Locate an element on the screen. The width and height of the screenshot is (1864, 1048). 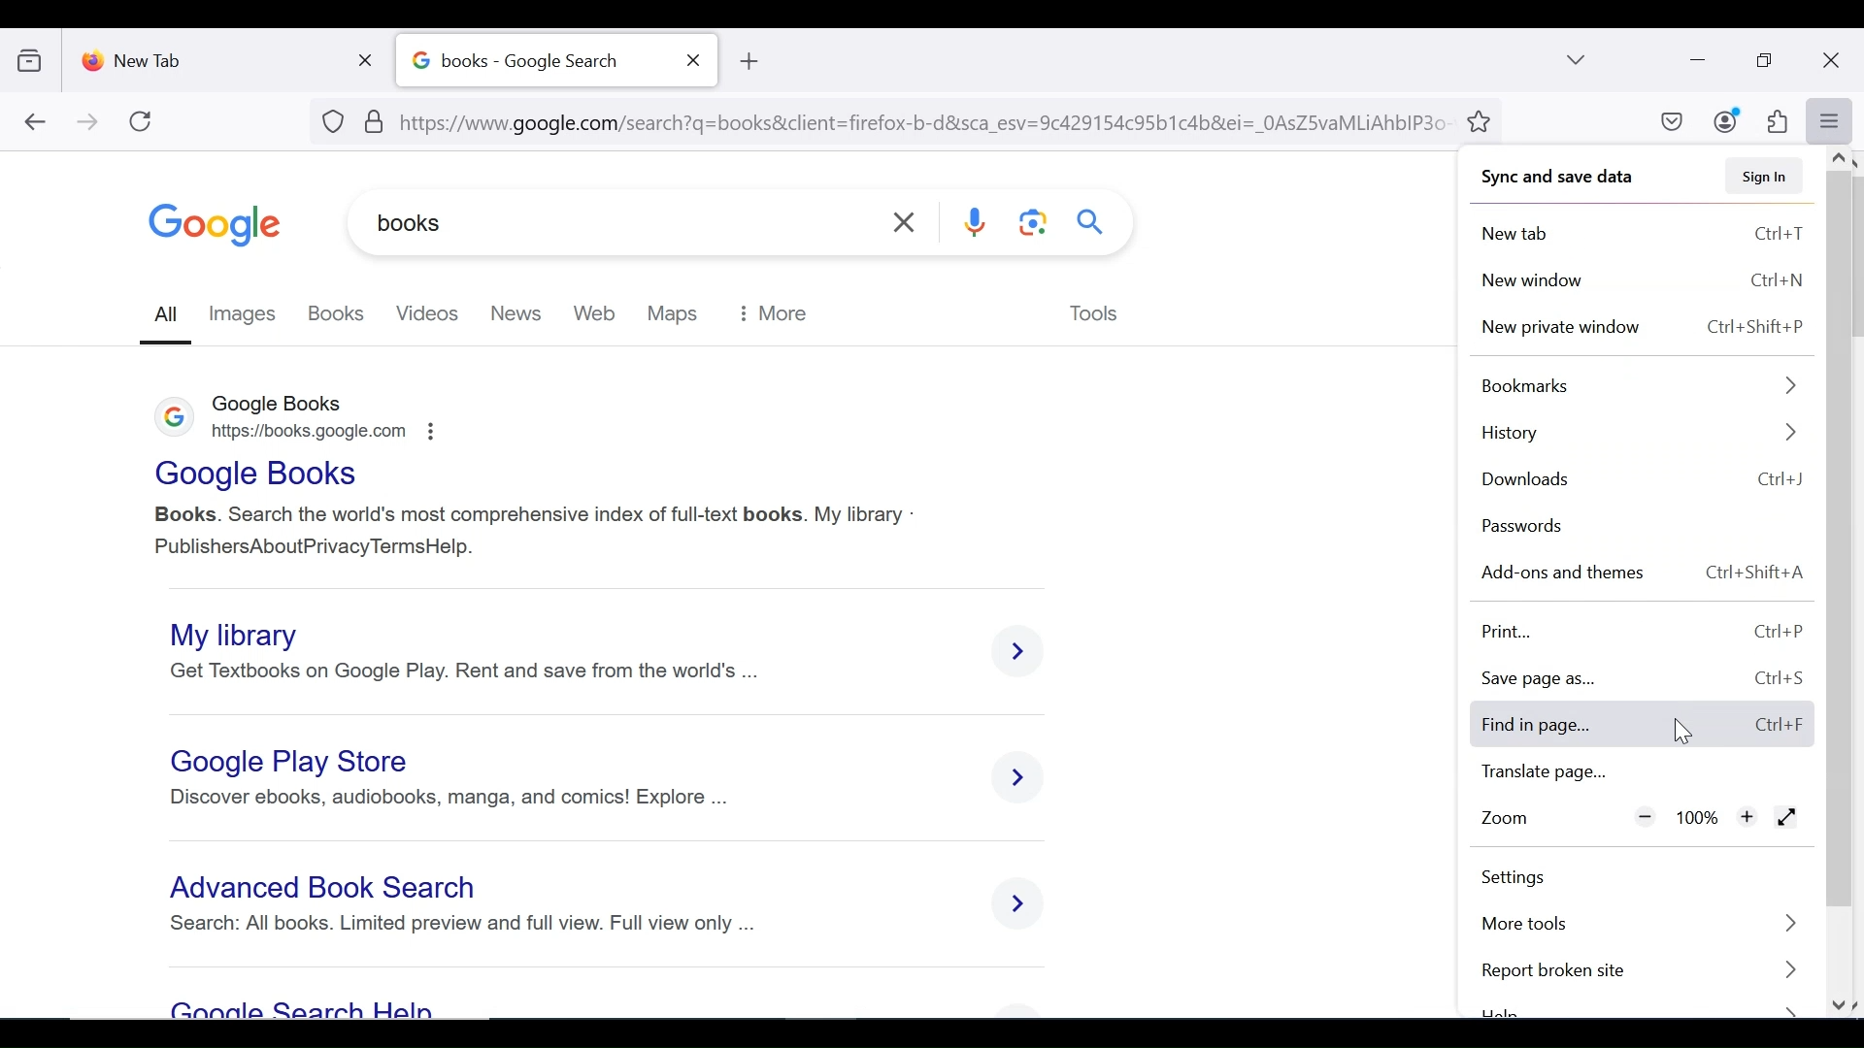
zoom is located at coordinates (1510, 823).